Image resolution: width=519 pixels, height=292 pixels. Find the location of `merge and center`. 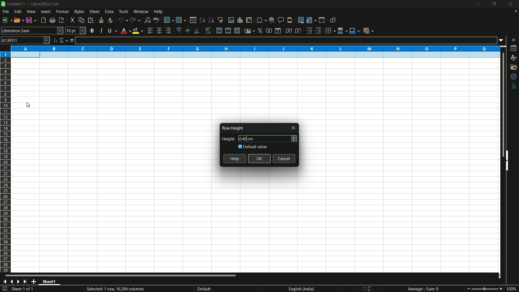

merge and center is located at coordinates (227, 31).